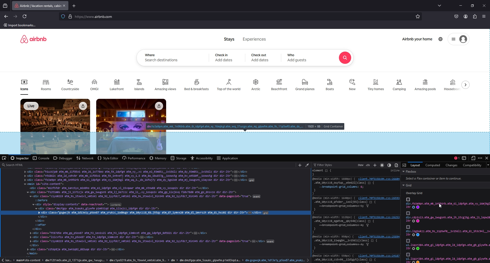 The image size is (490, 263). I want to click on close, so click(484, 6).